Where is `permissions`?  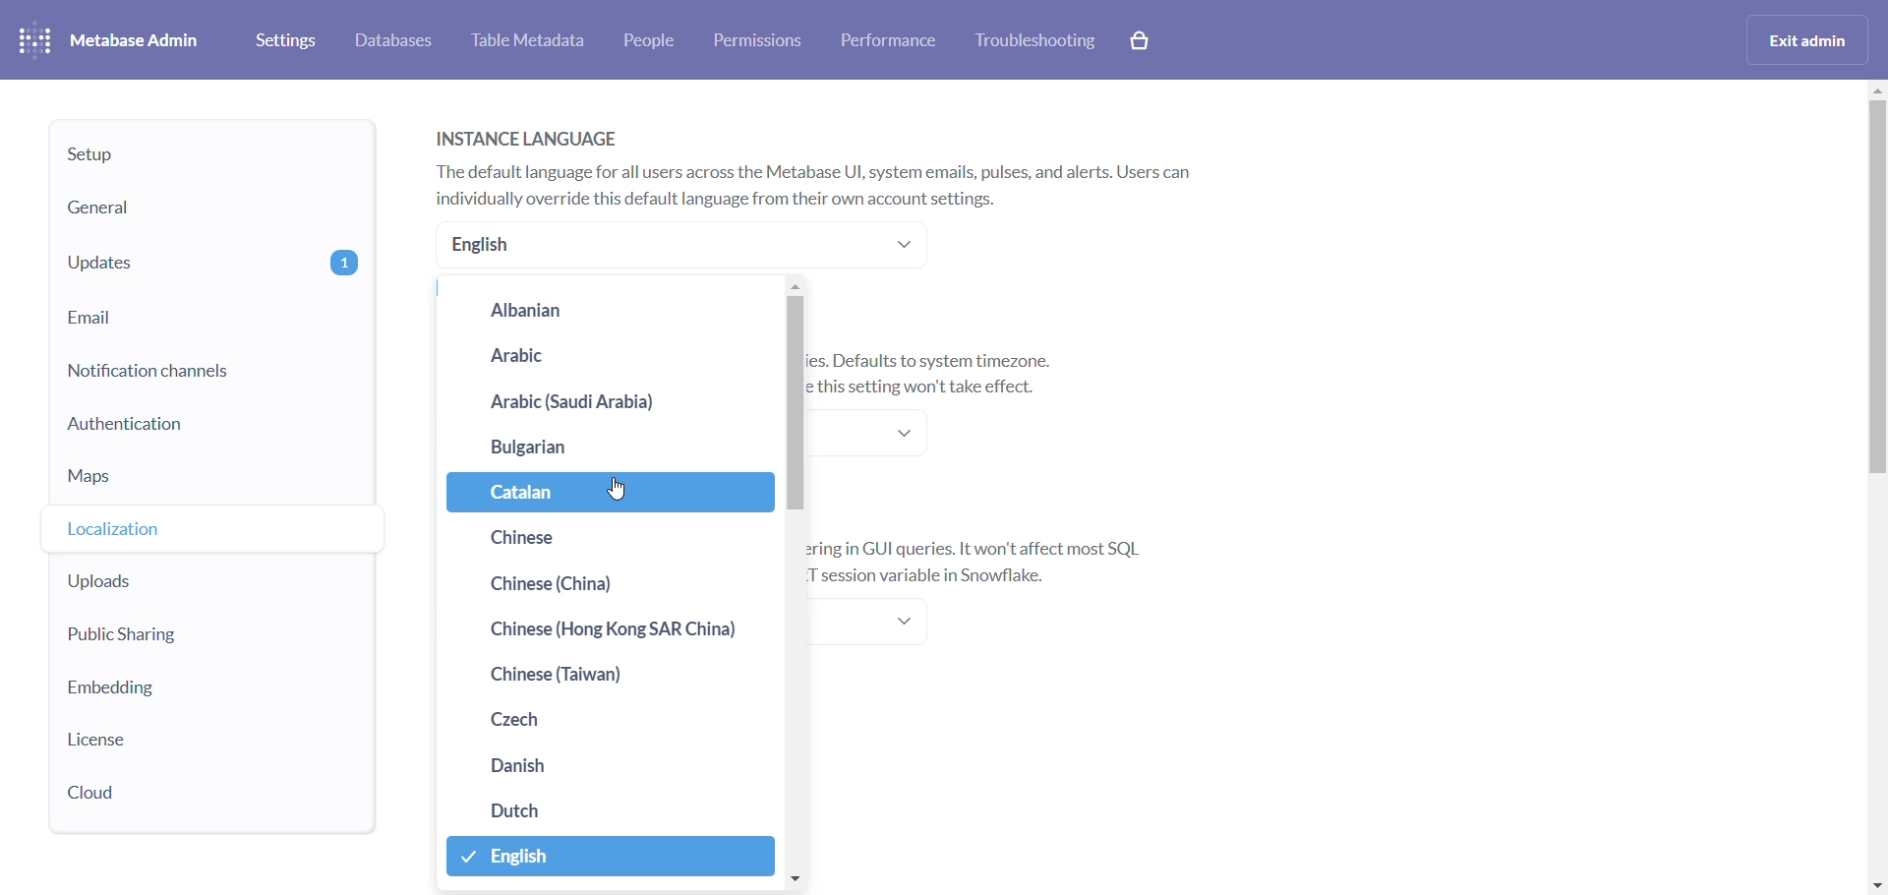 permissions is located at coordinates (762, 41).